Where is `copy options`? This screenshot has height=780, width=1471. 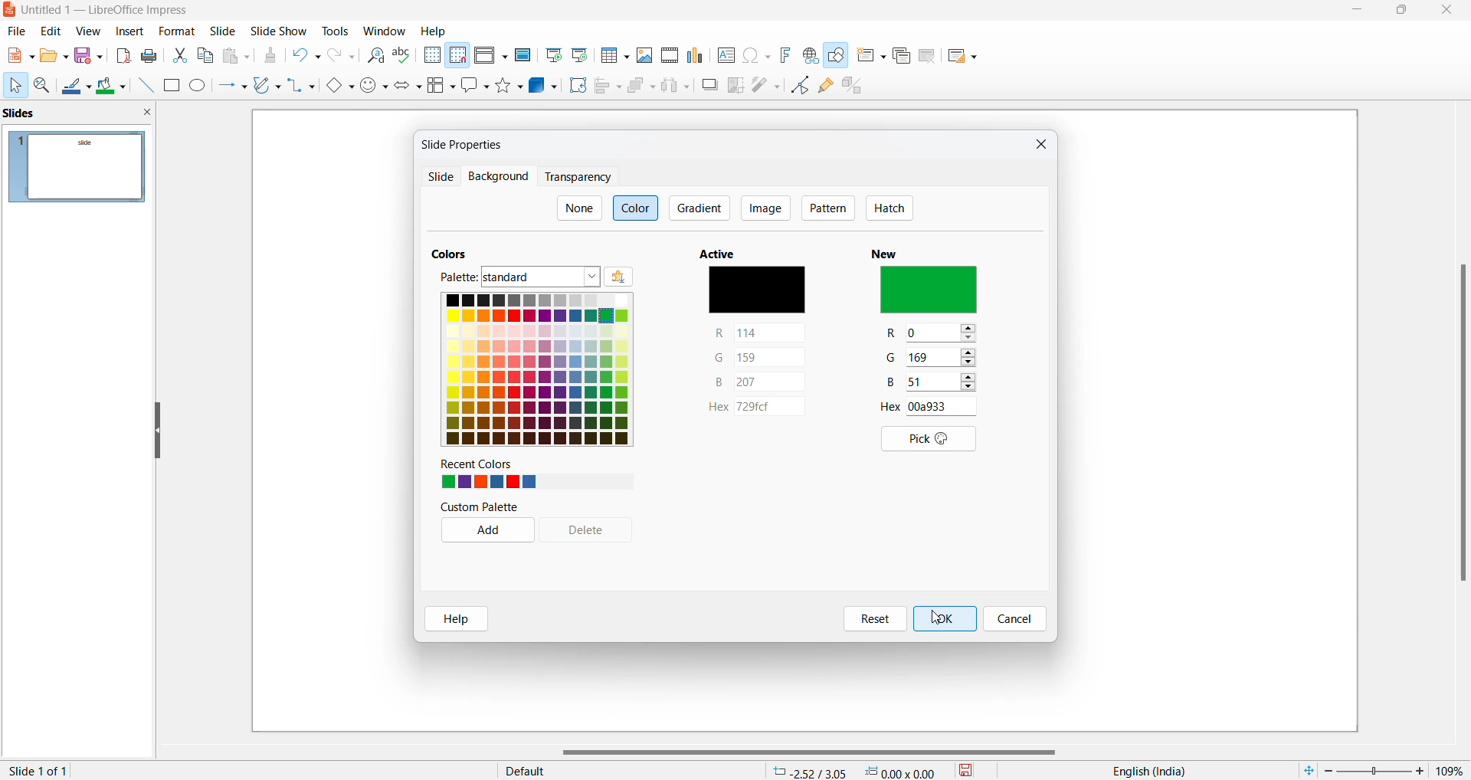
copy options is located at coordinates (206, 57).